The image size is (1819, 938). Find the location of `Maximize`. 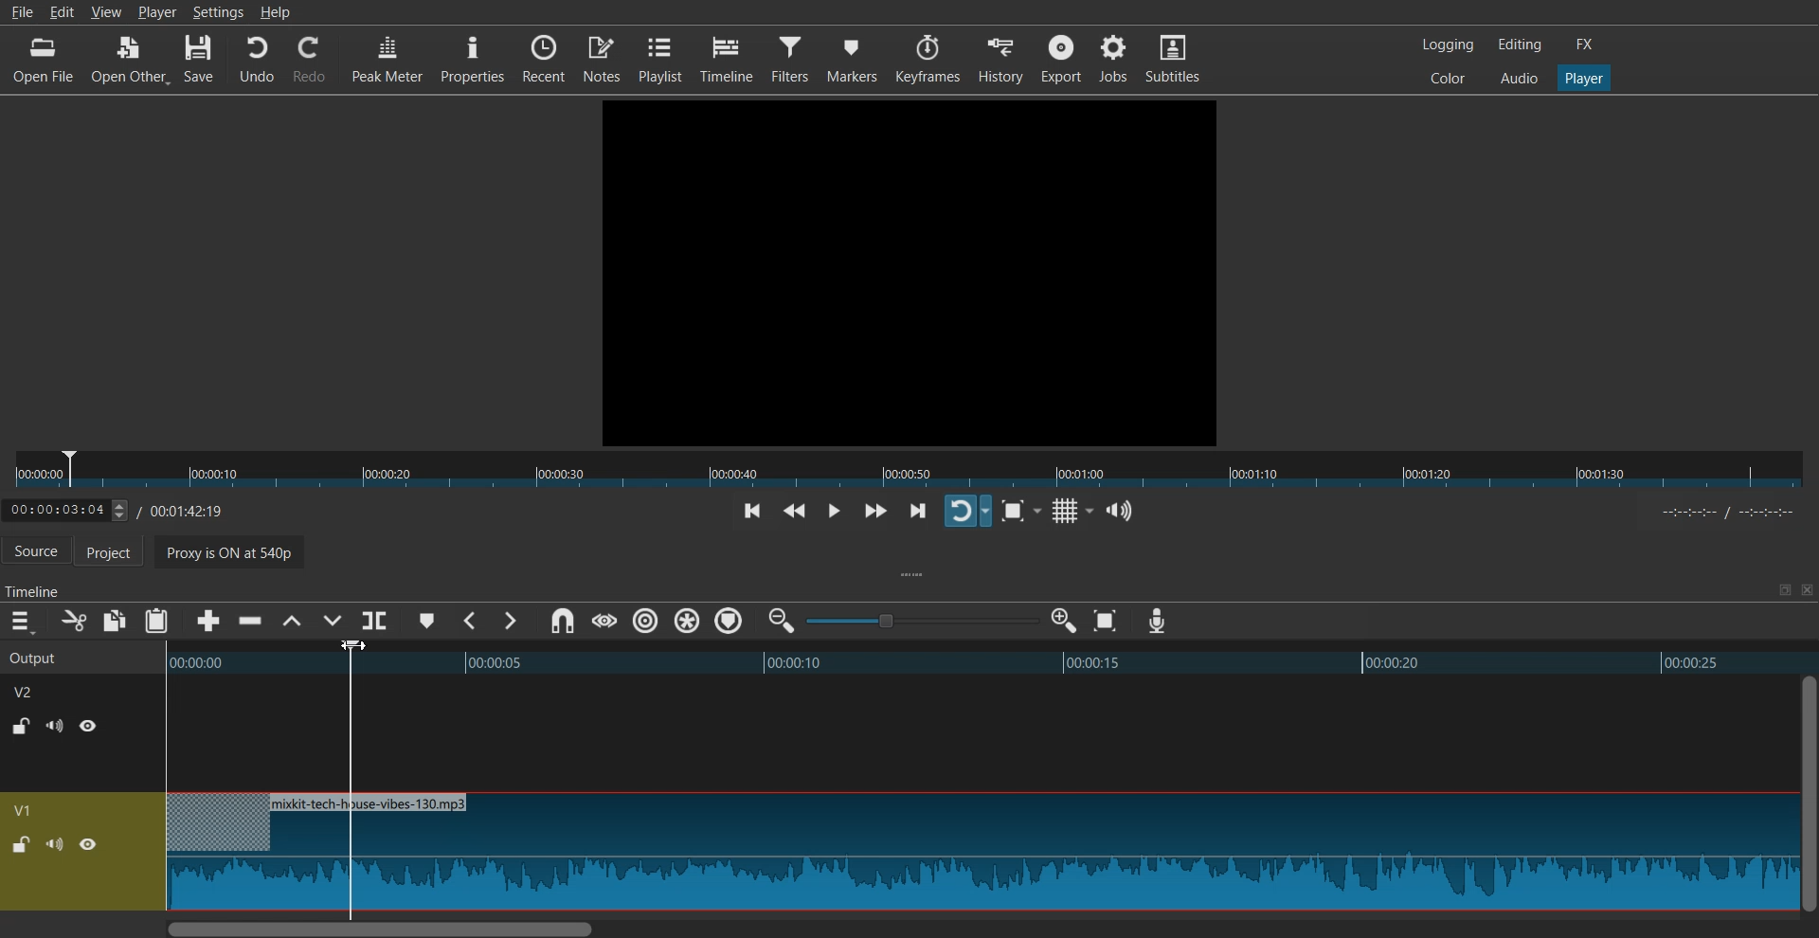

Maximize is located at coordinates (1784, 589).